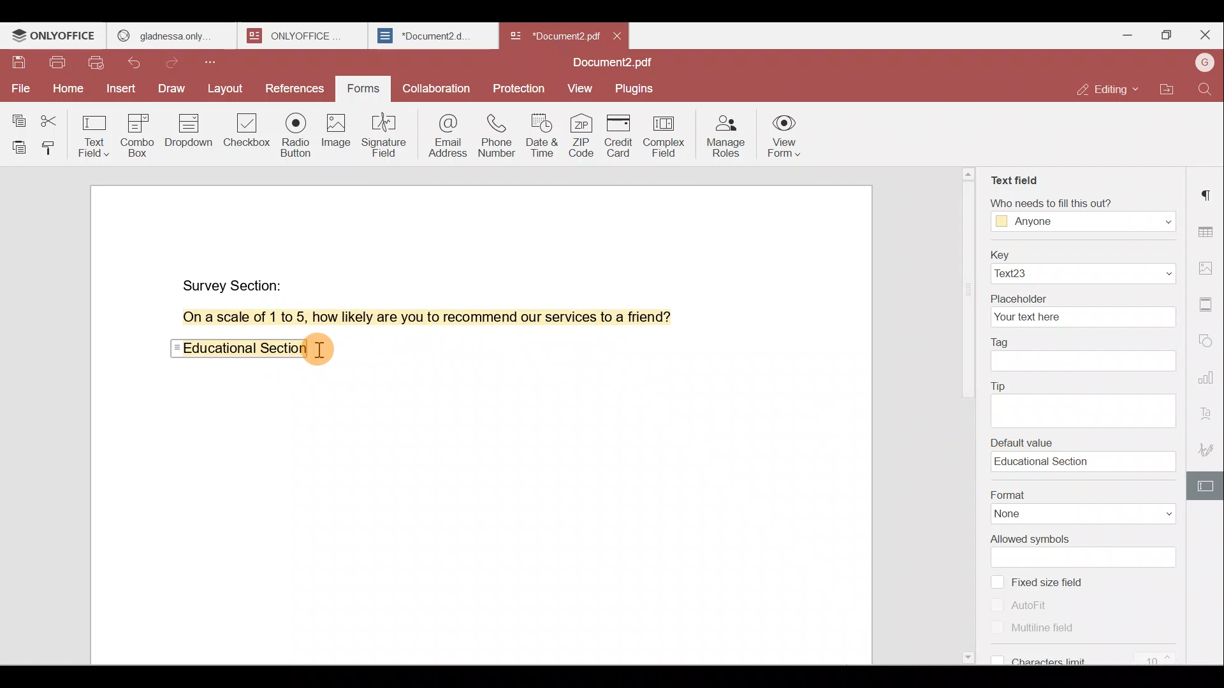 This screenshot has height=688, width=1224. Describe the element at coordinates (18, 66) in the screenshot. I see `Save` at that location.